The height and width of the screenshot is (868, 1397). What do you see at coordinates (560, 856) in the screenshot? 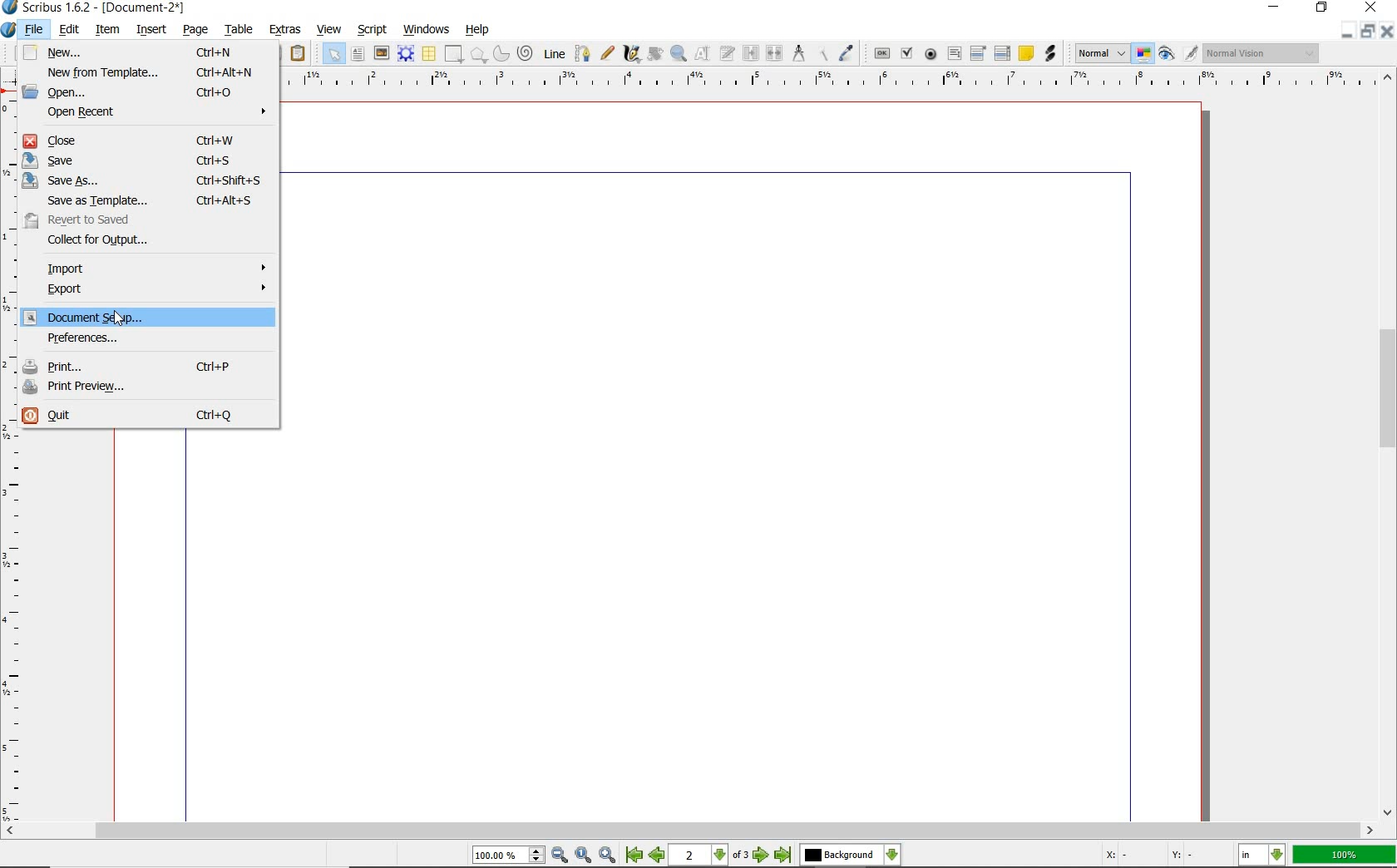
I see `Zoom Out` at bounding box center [560, 856].